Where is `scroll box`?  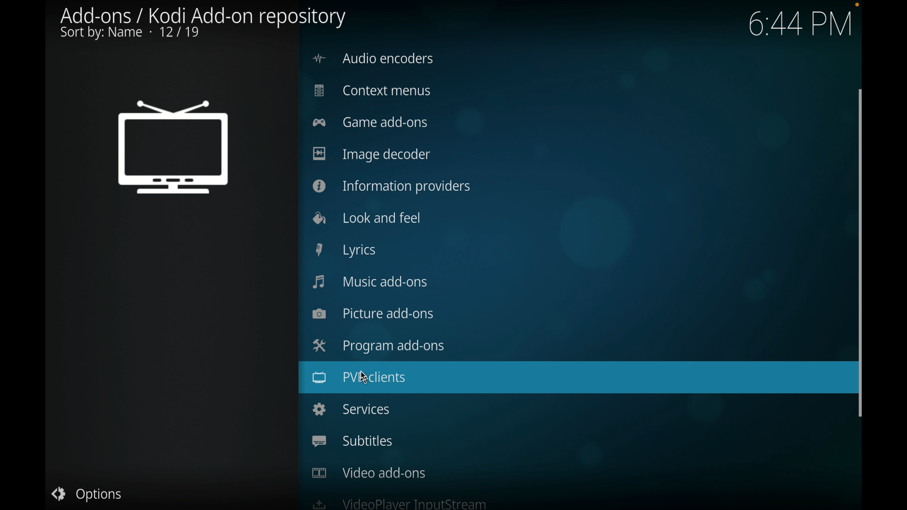 scroll box is located at coordinates (861, 253).